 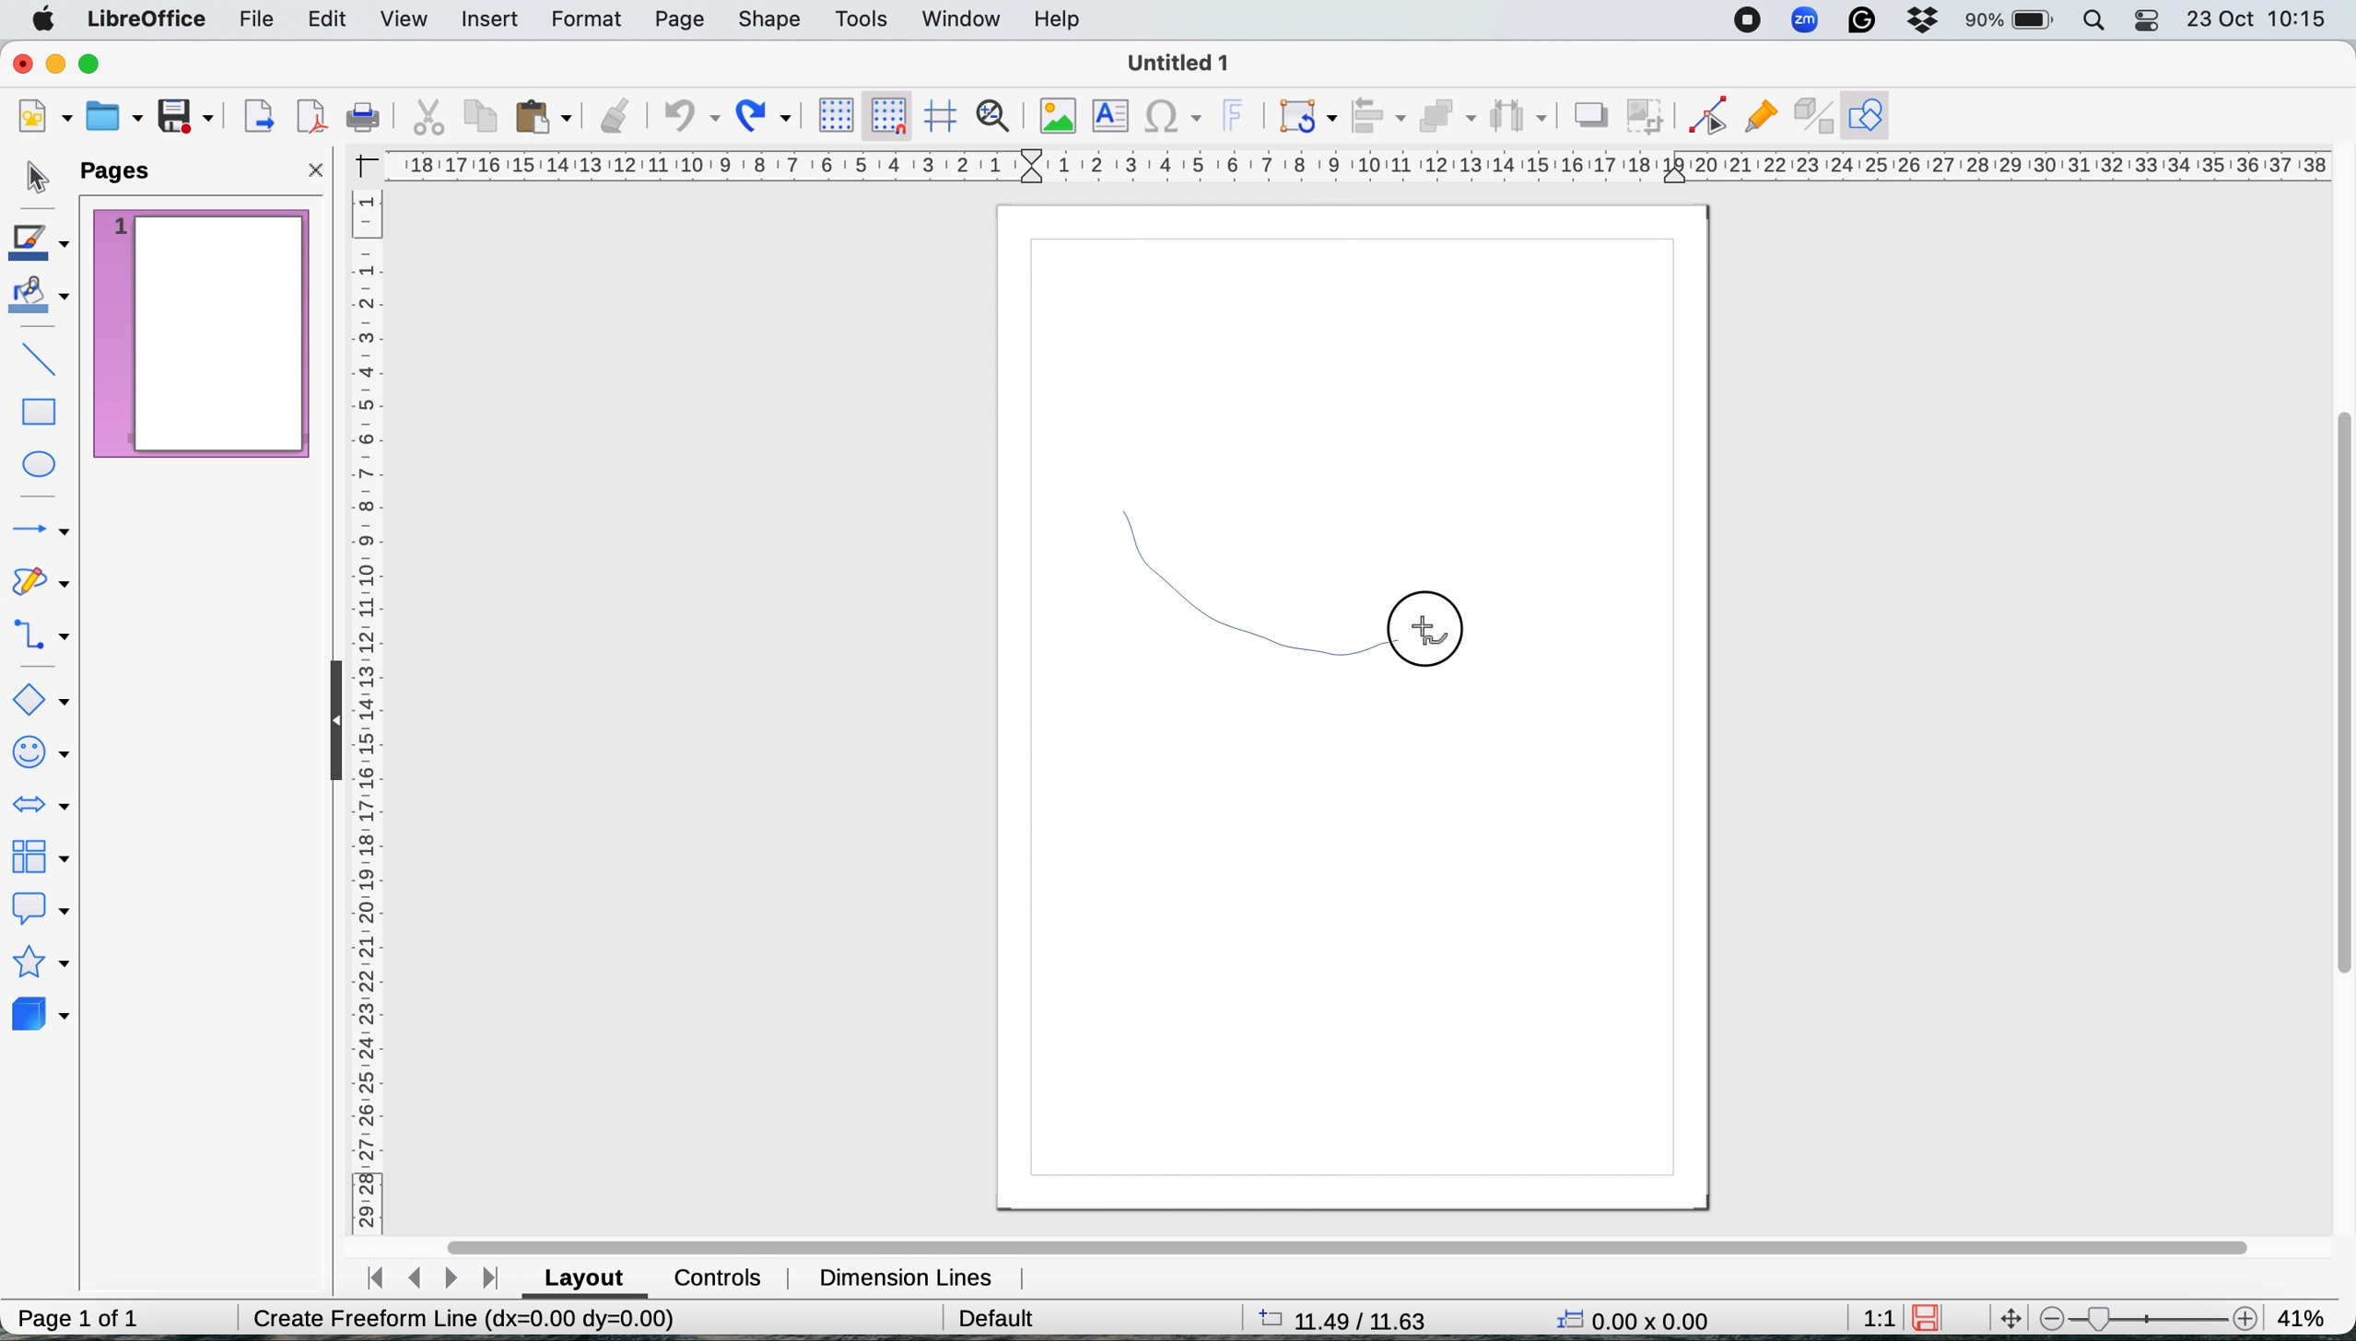 I want to click on page, so click(x=682, y=20).